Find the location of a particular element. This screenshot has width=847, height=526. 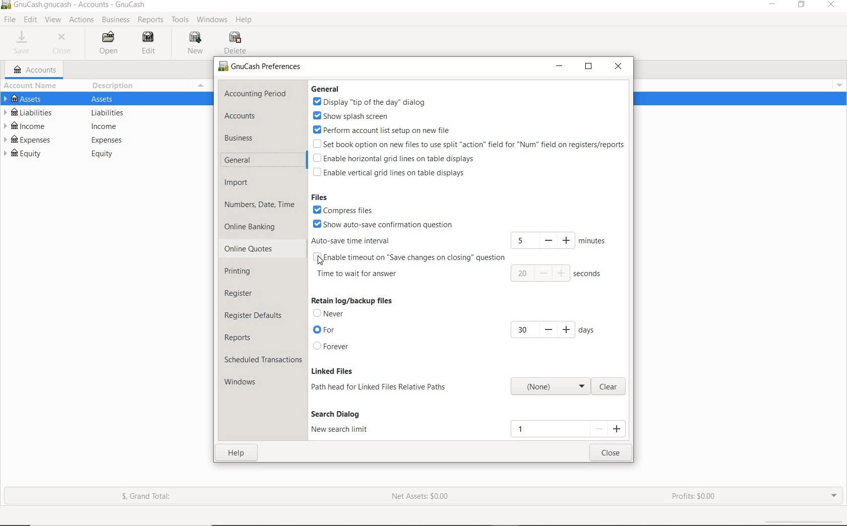

EXPAND is located at coordinates (834, 497).